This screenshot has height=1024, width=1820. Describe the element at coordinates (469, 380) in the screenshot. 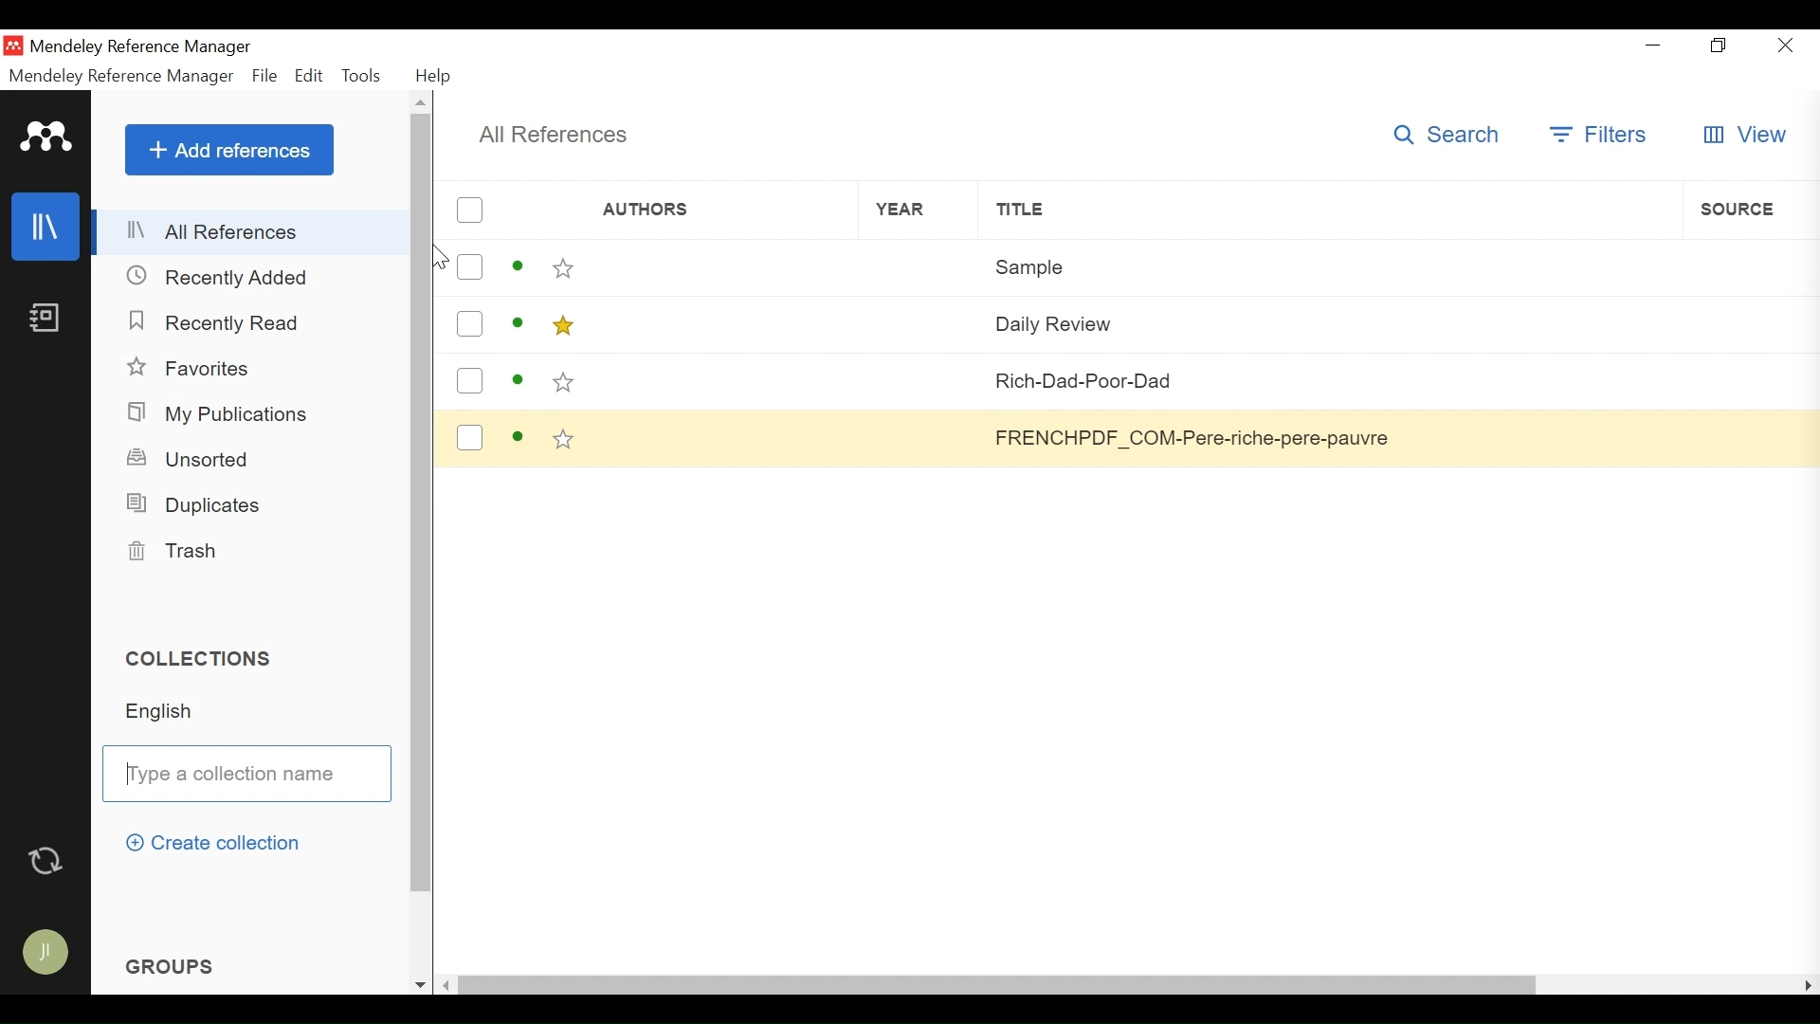

I see `(un)select` at that location.